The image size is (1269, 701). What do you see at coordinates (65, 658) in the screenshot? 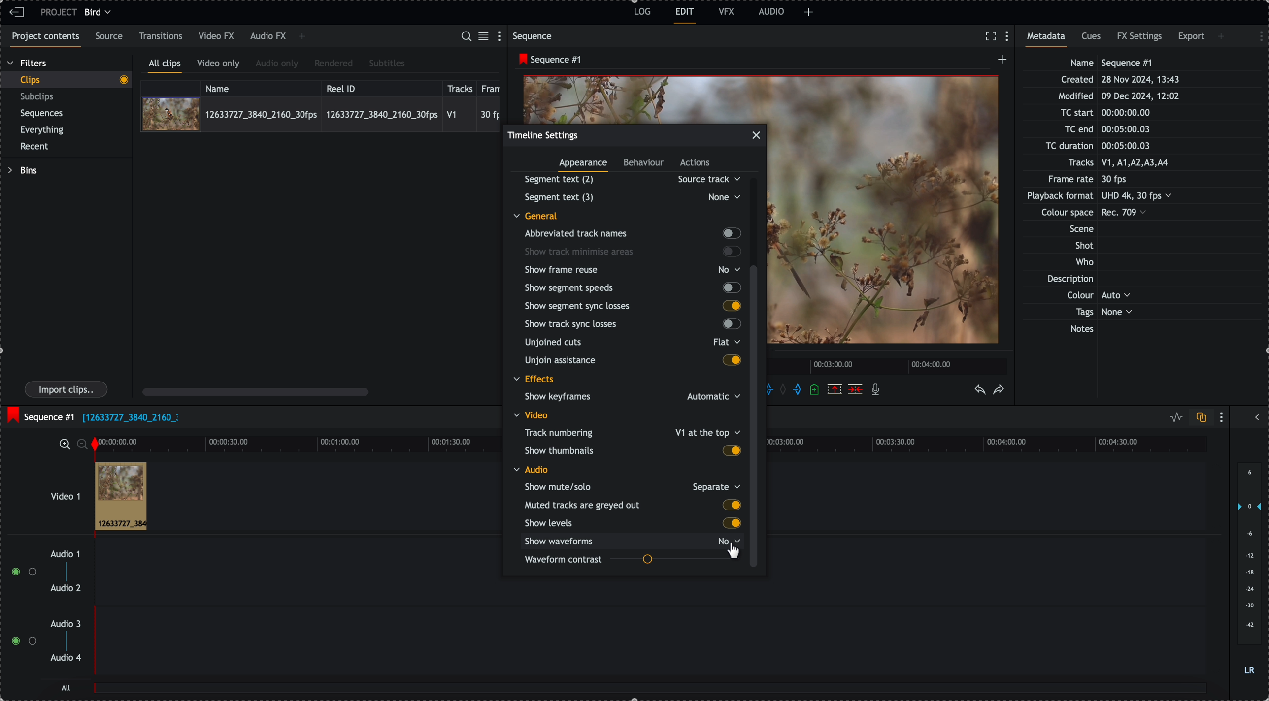
I see `audio 4` at bounding box center [65, 658].